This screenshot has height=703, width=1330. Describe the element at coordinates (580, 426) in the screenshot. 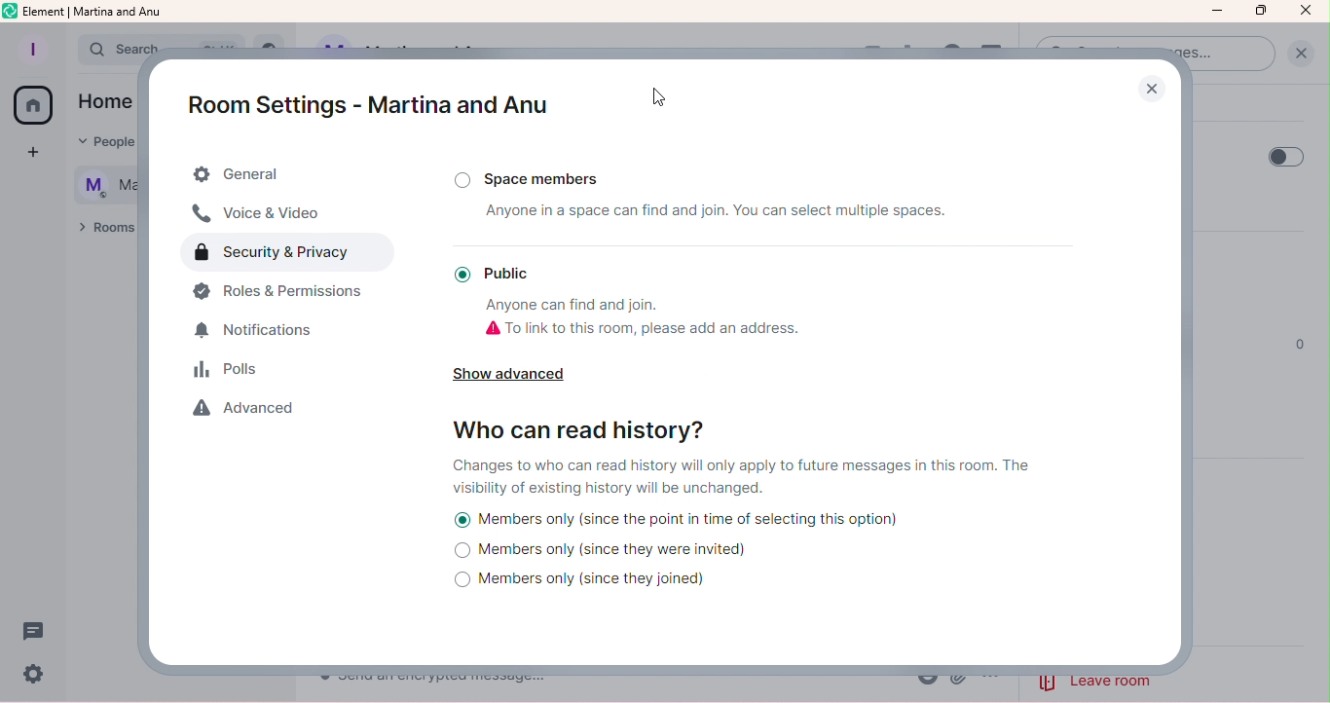

I see `Who can read history` at that location.